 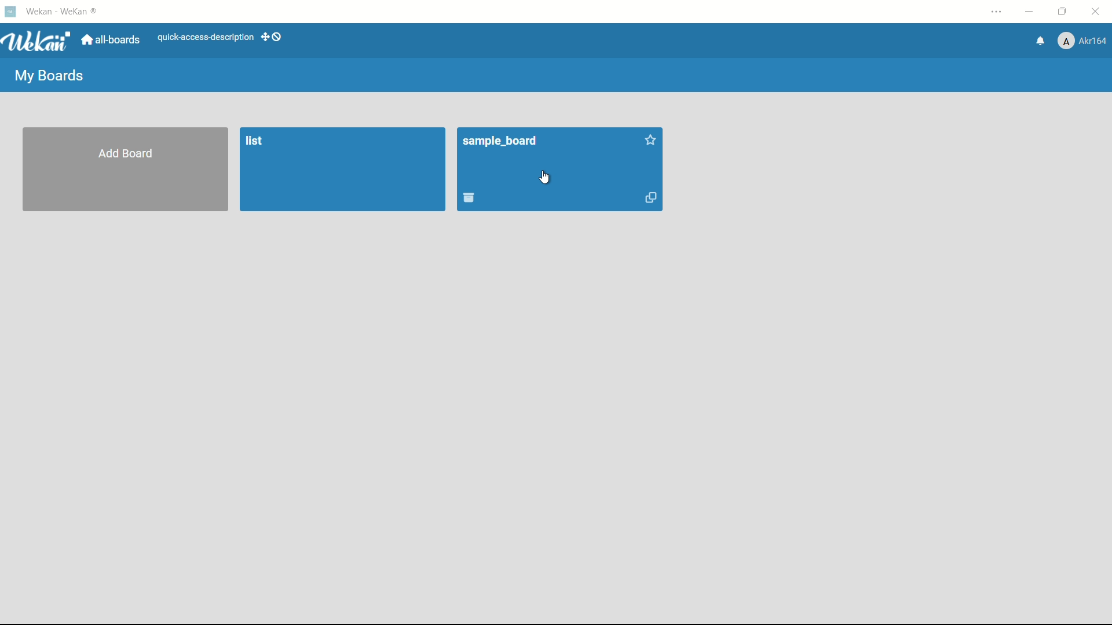 I want to click on cursor, so click(x=544, y=178).